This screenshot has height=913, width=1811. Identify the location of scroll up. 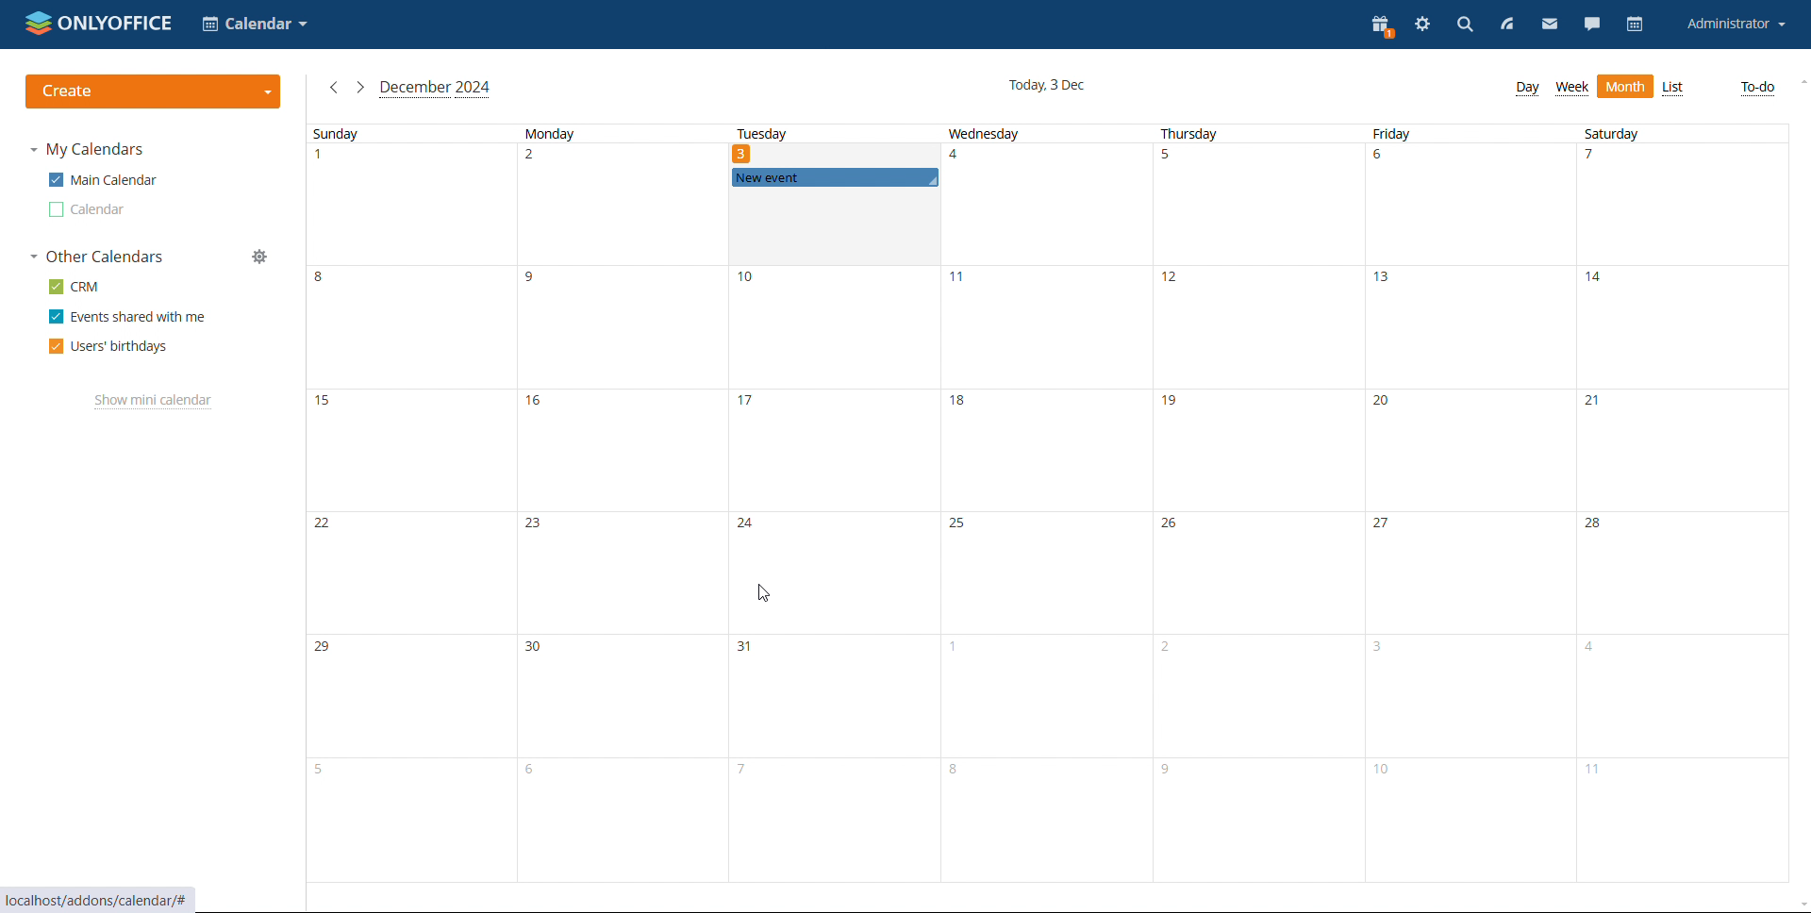
(1800, 80).